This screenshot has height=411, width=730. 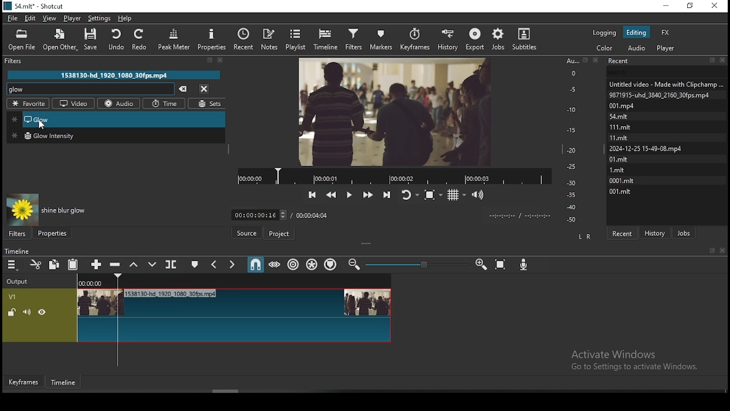 I want to click on scale, so click(x=574, y=140).